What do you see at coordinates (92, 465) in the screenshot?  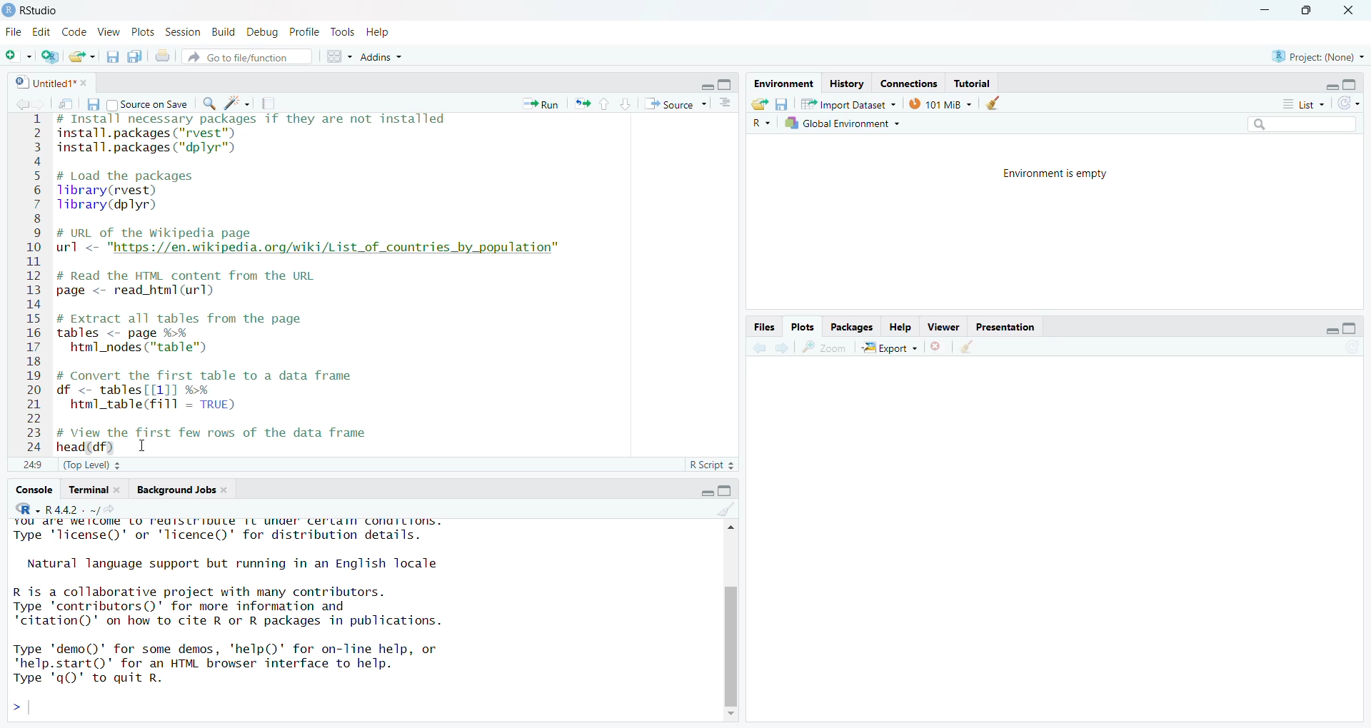 I see `(Top level)` at bounding box center [92, 465].